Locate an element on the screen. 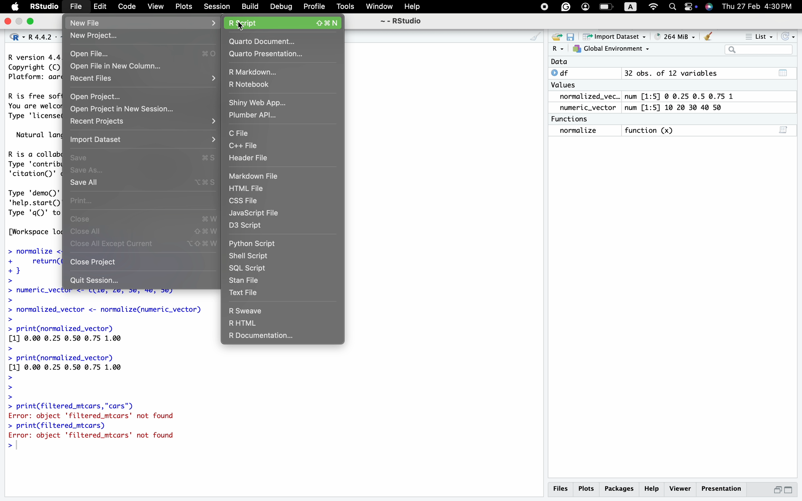 The width and height of the screenshot is (802, 501). normalize is located at coordinates (578, 131).